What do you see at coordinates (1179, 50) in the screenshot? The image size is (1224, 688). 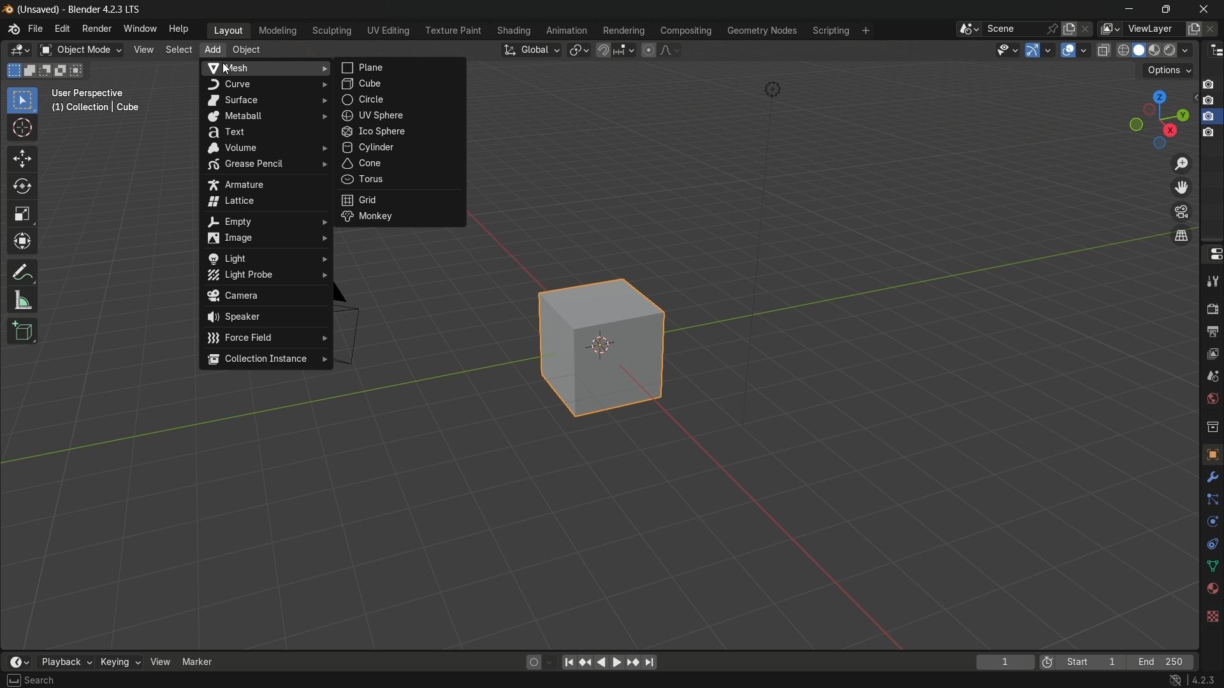 I see `material preview` at bounding box center [1179, 50].